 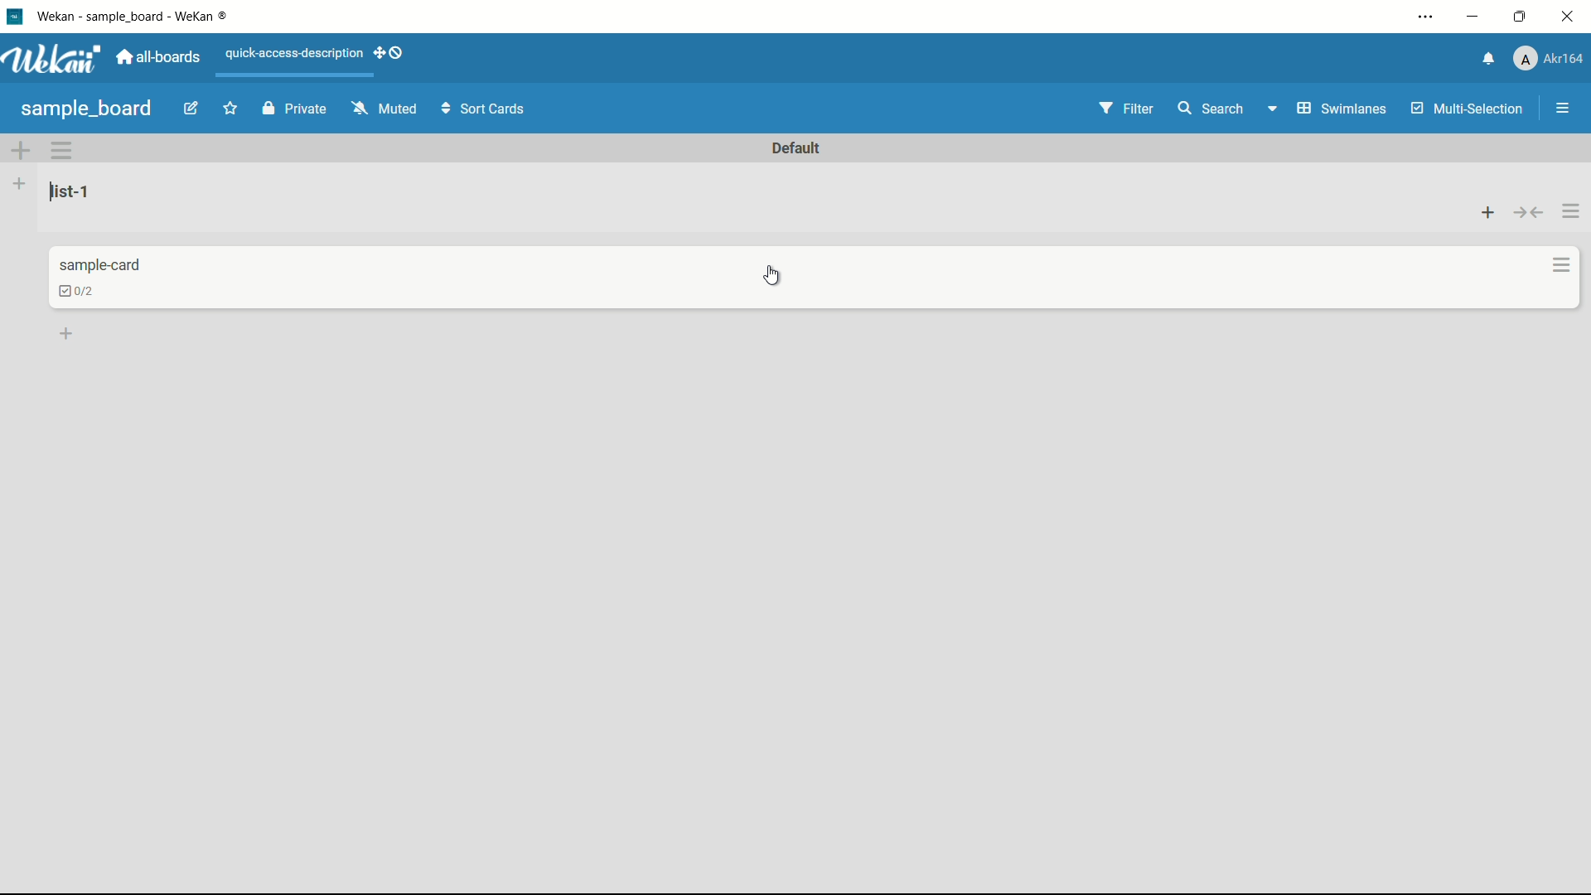 What do you see at coordinates (14, 17) in the screenshot?
I see `app icon` at bounding box center [14, 17].